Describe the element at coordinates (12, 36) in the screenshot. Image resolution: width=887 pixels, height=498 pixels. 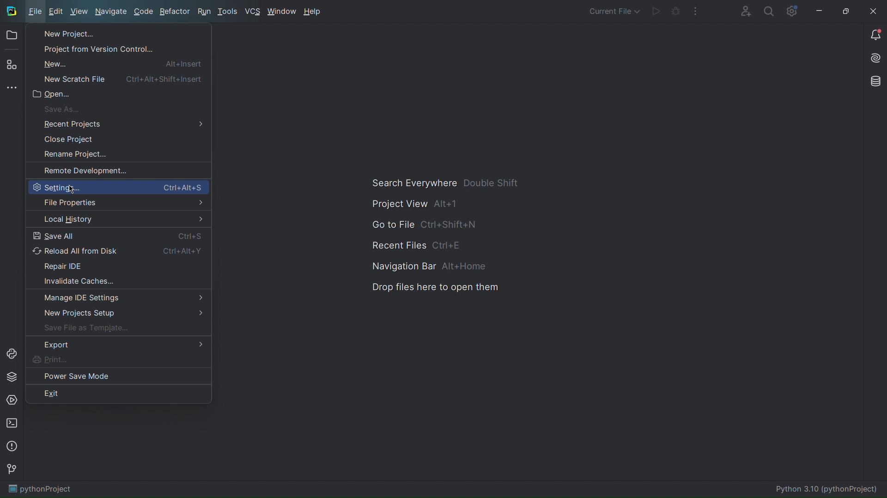
I see `Open` at that location.